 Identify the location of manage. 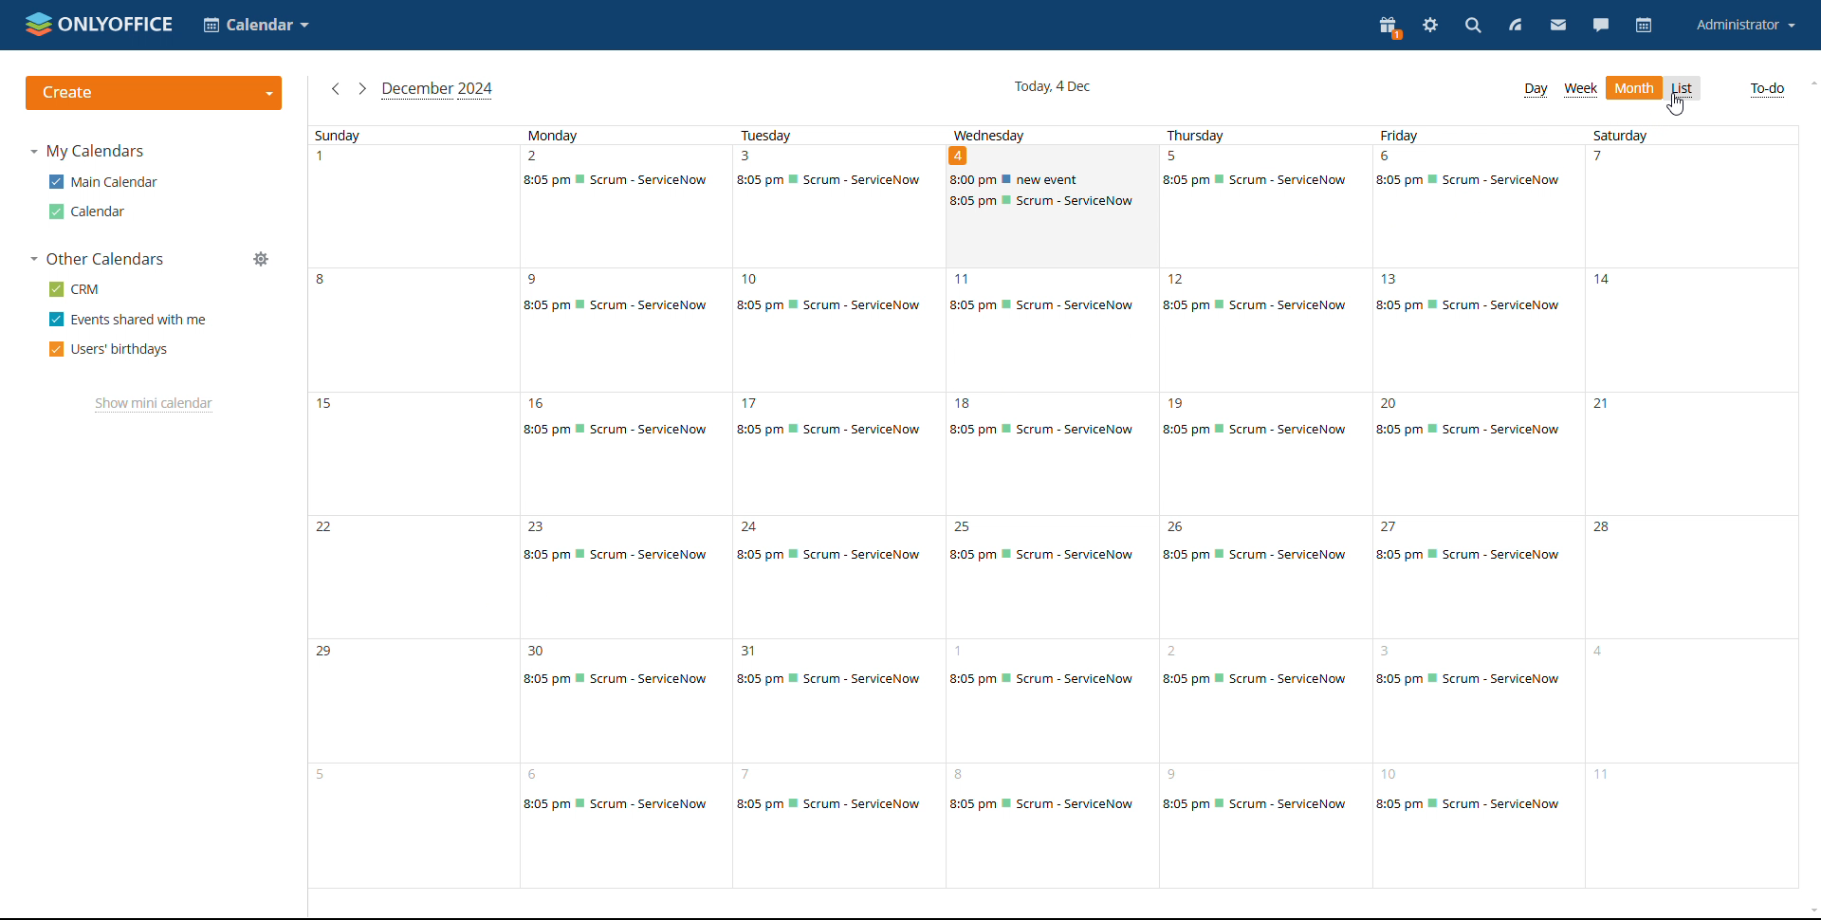
(261, 259).